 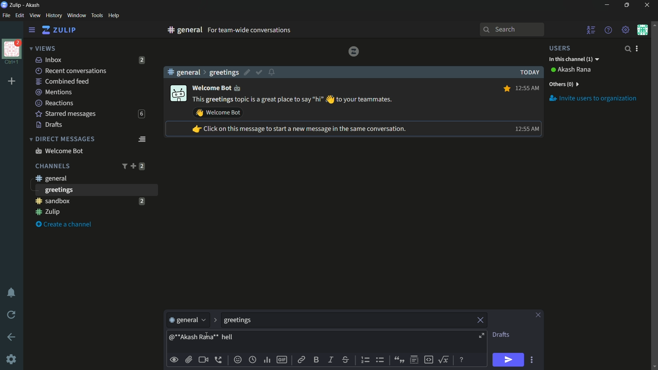 I want to click on scroll up, so click(x=654, y=24).